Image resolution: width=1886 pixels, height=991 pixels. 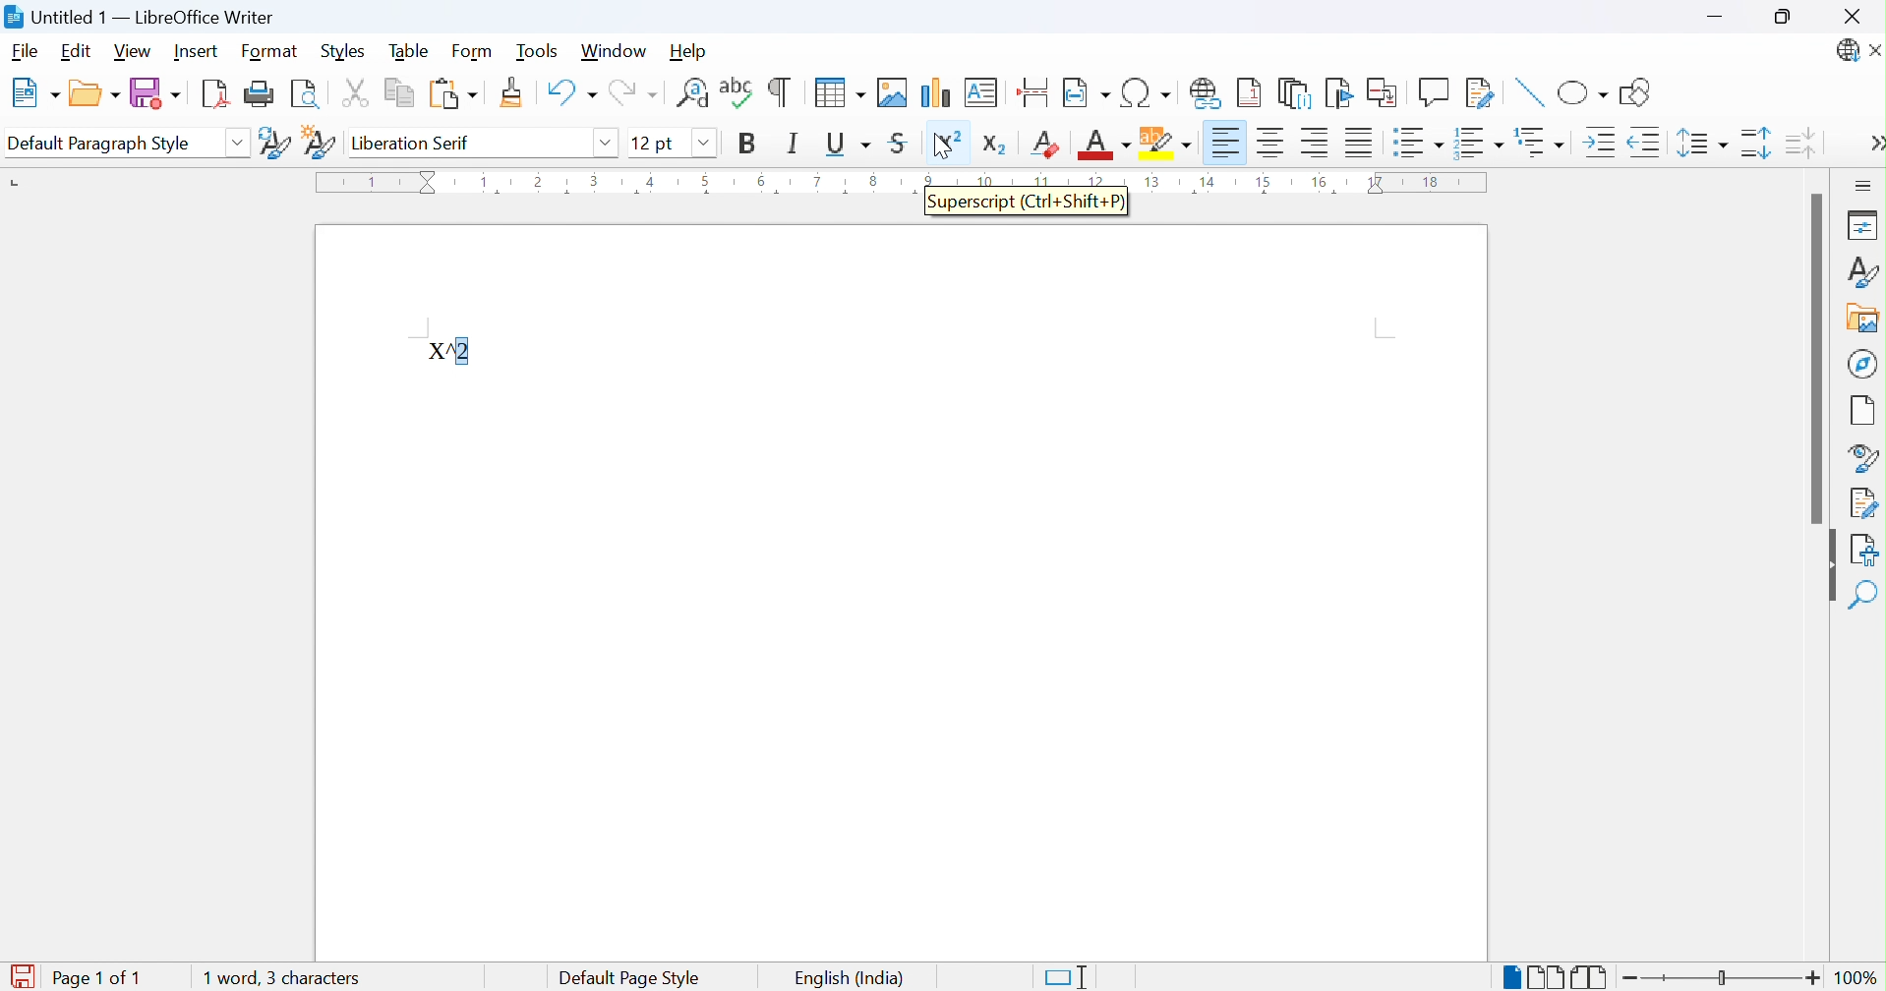 I want to click on Styles, so click(x=1864, y=273).